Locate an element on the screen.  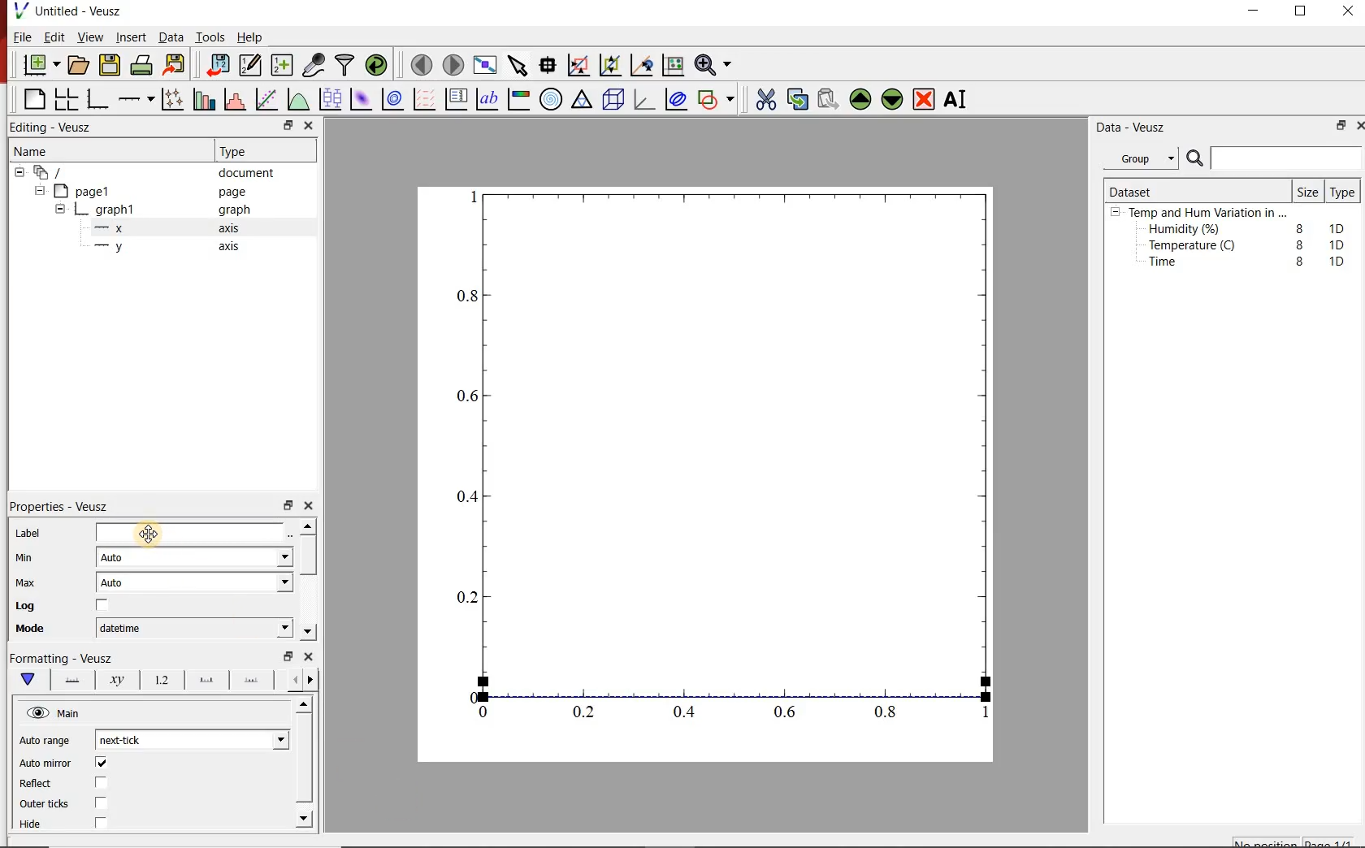
click to reset graph axes is located at coordinates (670, 66).